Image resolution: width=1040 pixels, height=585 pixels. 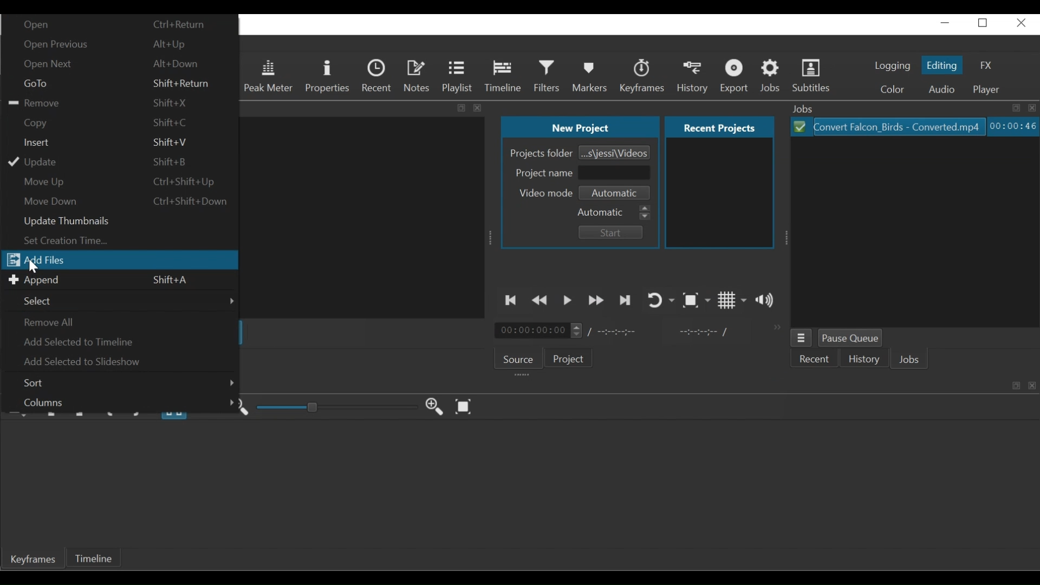 I want to click on Add files, so click(x=120, y=259).